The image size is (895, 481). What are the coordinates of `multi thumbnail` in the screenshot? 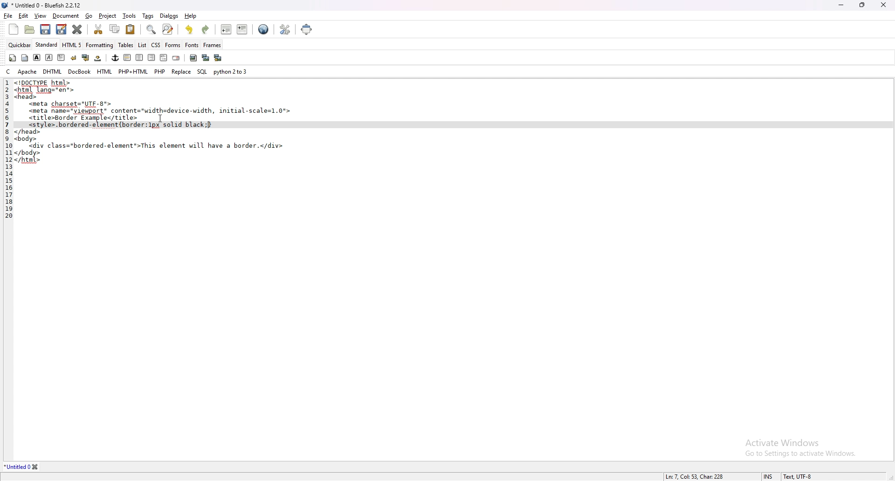 It's located at (219, 57).